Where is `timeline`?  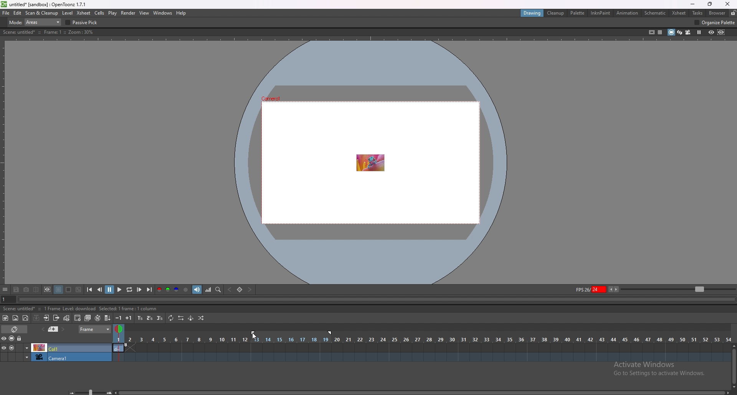 timeline is located at coordinates (422, 347).